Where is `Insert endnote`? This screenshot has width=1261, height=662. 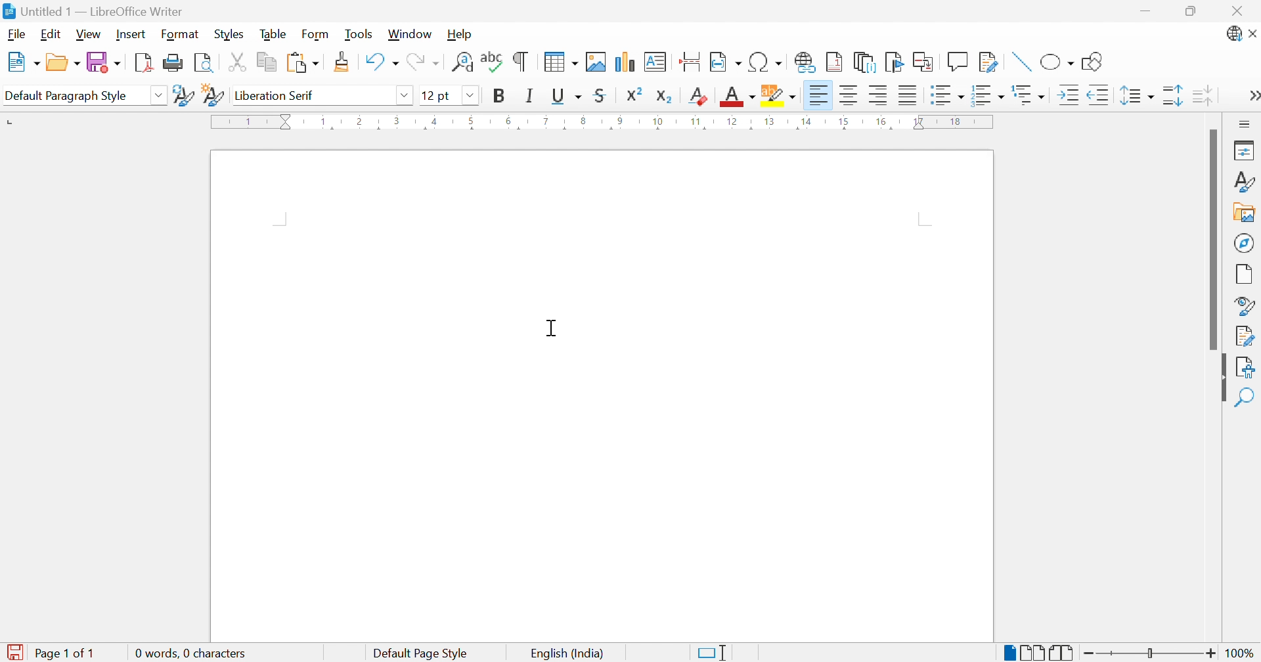
Insert endnote is located at coordinates (865, 62).